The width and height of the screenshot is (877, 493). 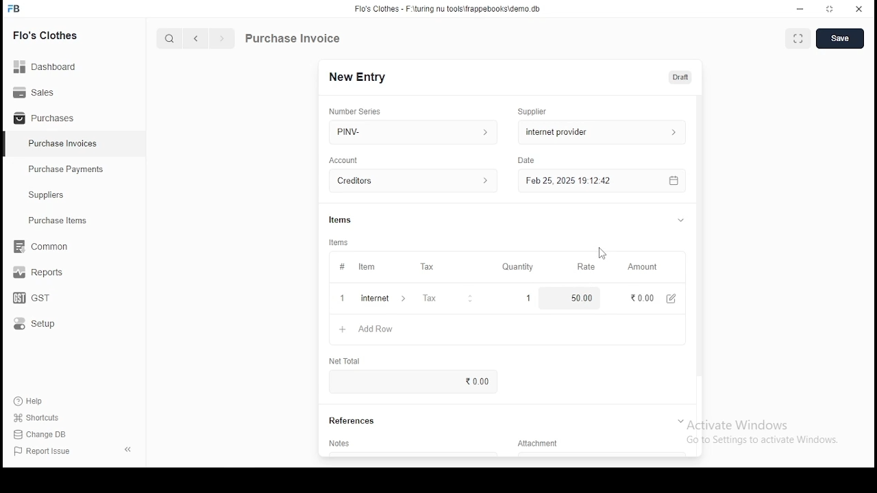 What do you see at coordinates (47, 35) in the screenshot?
I see `flo's clothes` at bounding box center [47, 35].